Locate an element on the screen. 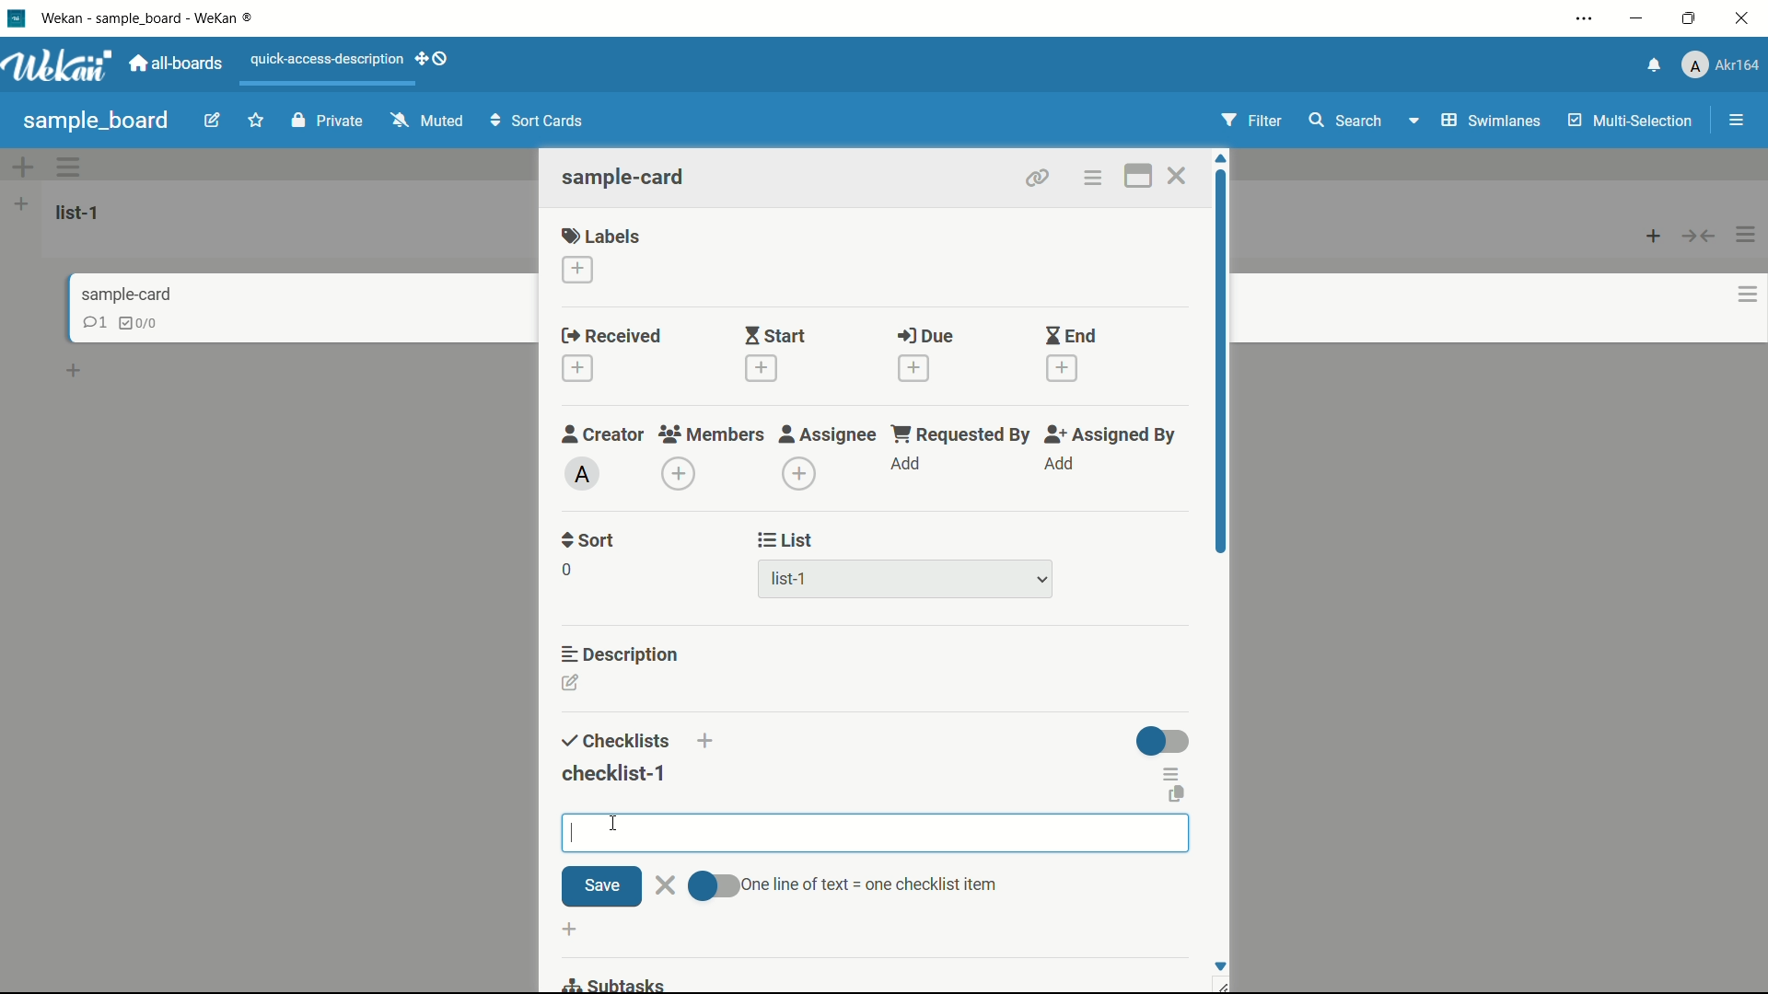 The image size is (1768, 994). text is located at coordinates (870, 884).